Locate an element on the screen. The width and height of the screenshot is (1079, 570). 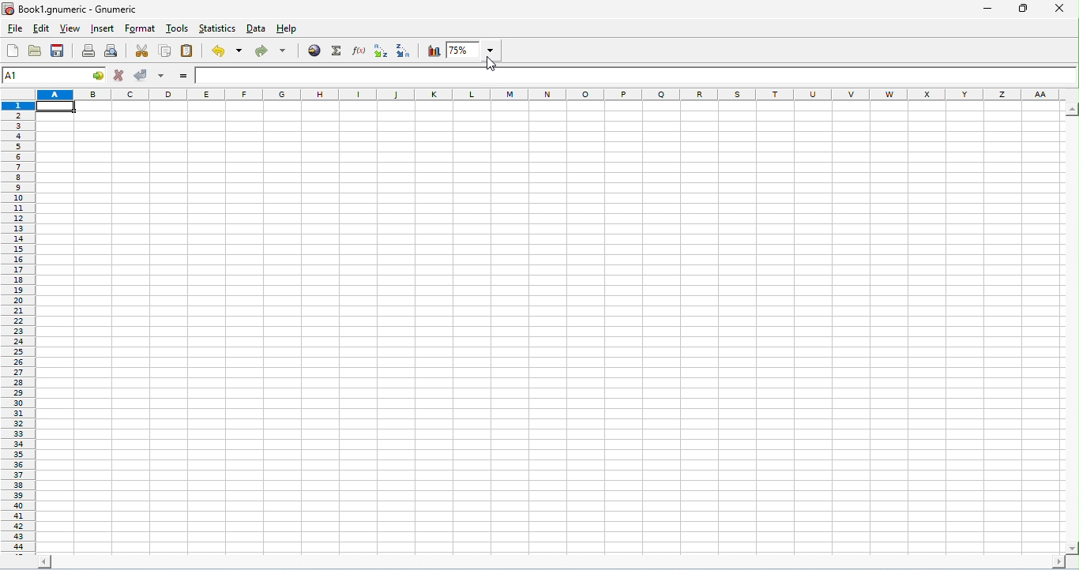
75% is located at coordinates (473, 50).